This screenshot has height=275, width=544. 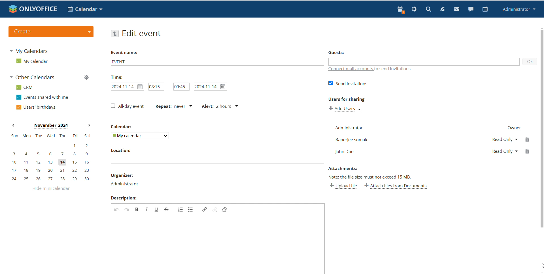 I want to click on 10, 11, 12, 13, 14, 15, 16, so click(x=50, y=162).